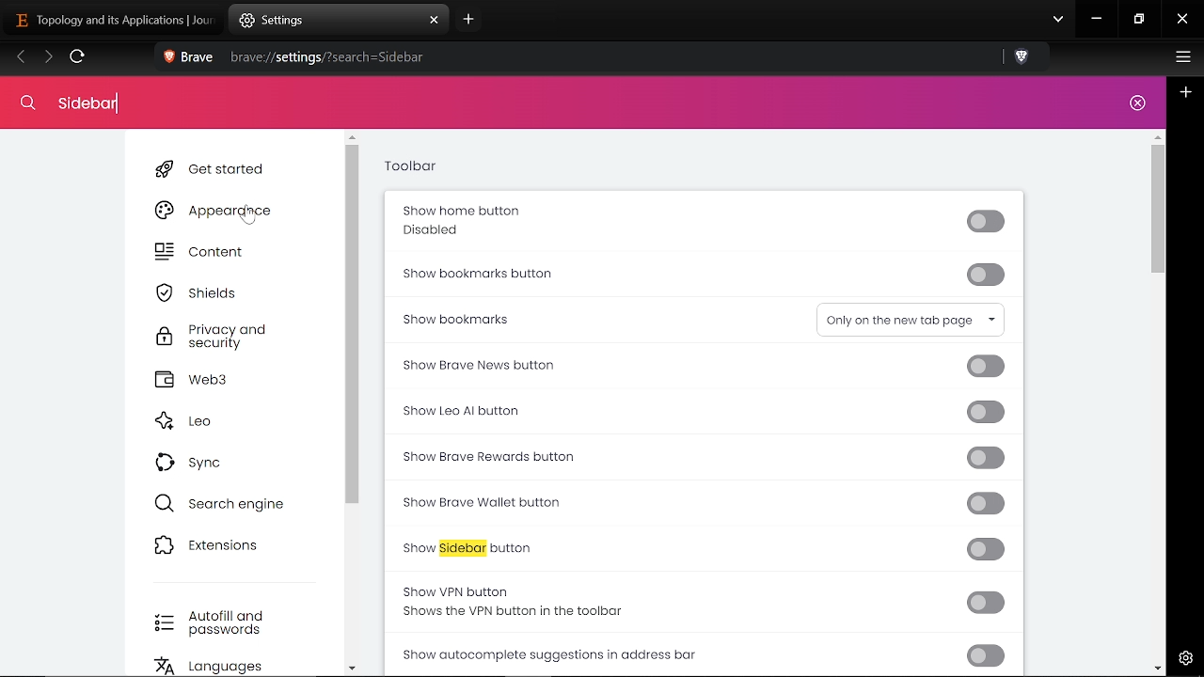  I want to click on Privacy and security, so click(216, 338).